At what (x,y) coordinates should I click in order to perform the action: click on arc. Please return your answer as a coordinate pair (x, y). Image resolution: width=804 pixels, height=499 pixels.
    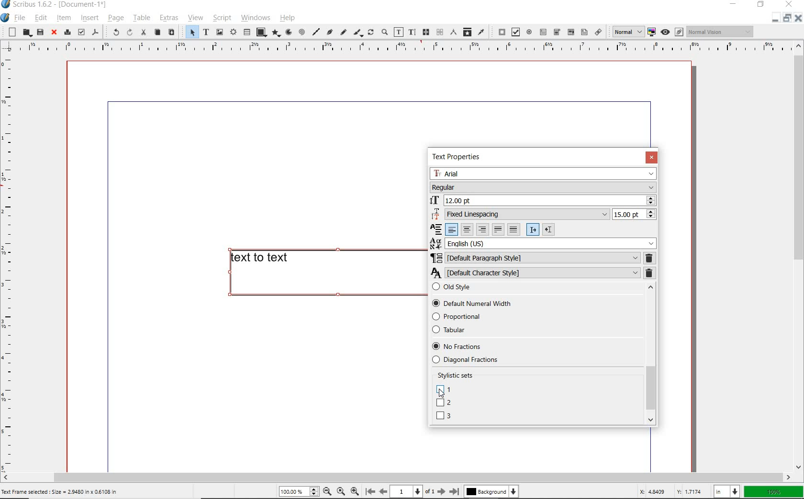
    Looking at the image, I should click on (288, 33).